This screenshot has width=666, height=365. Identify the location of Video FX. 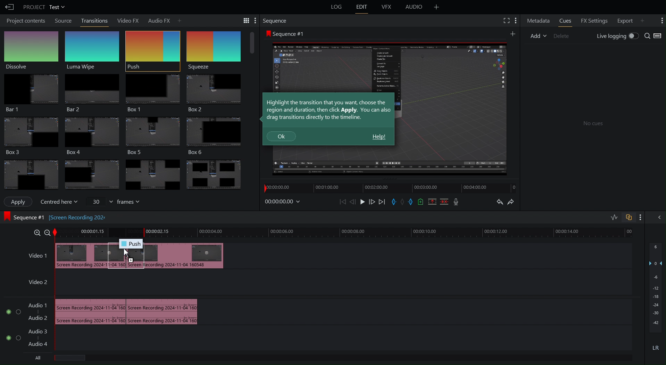
(125, 20).